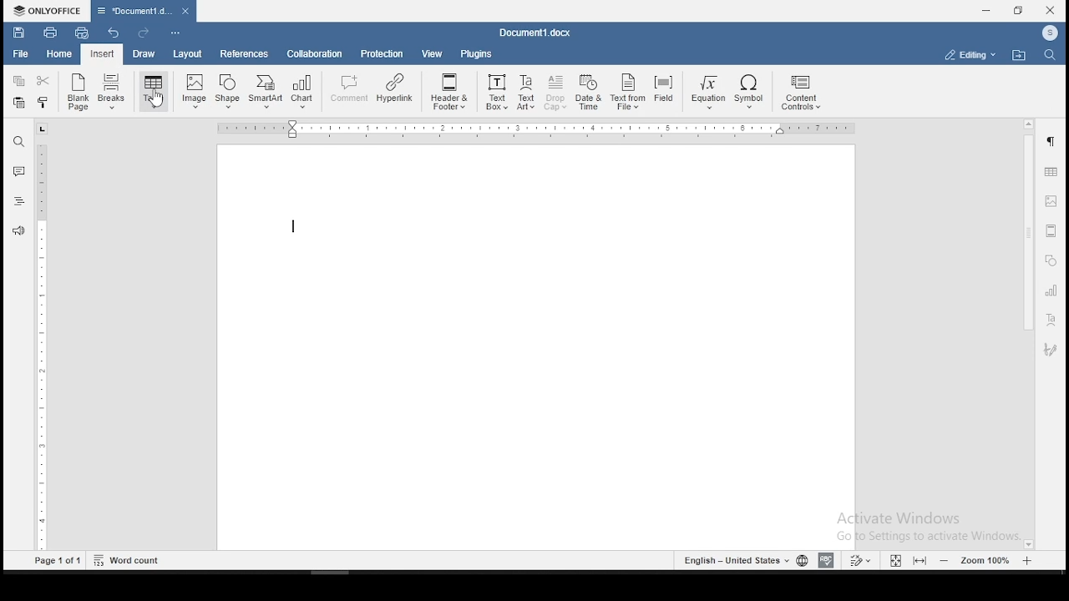 The width and height of the screenshot is (1069, 601). What do you see at coordinates (243, 54) in the screenshot?
I see `references` at bounding box center [243, 54].